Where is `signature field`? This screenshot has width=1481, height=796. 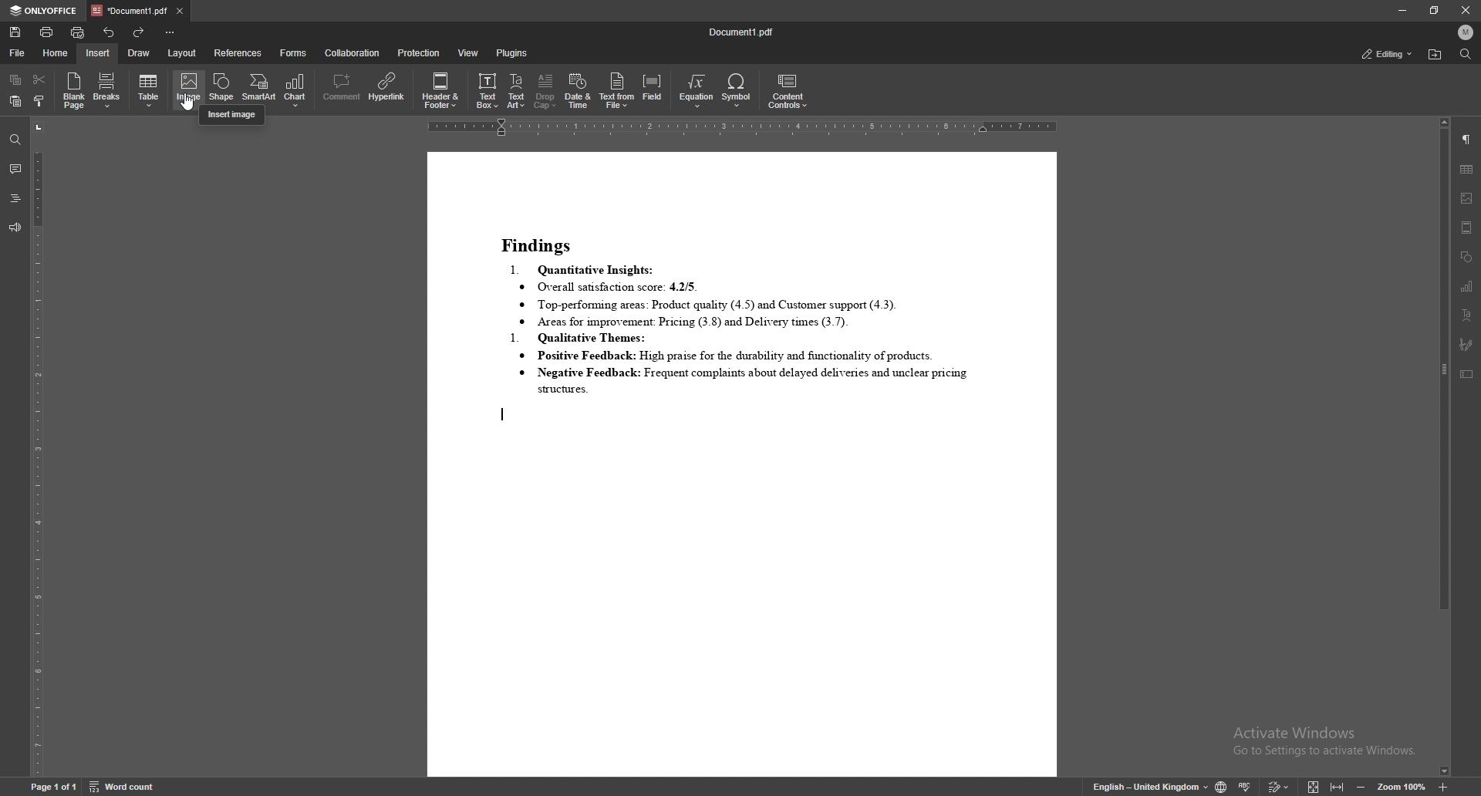 signature field is located at coordinates (1465, 344).